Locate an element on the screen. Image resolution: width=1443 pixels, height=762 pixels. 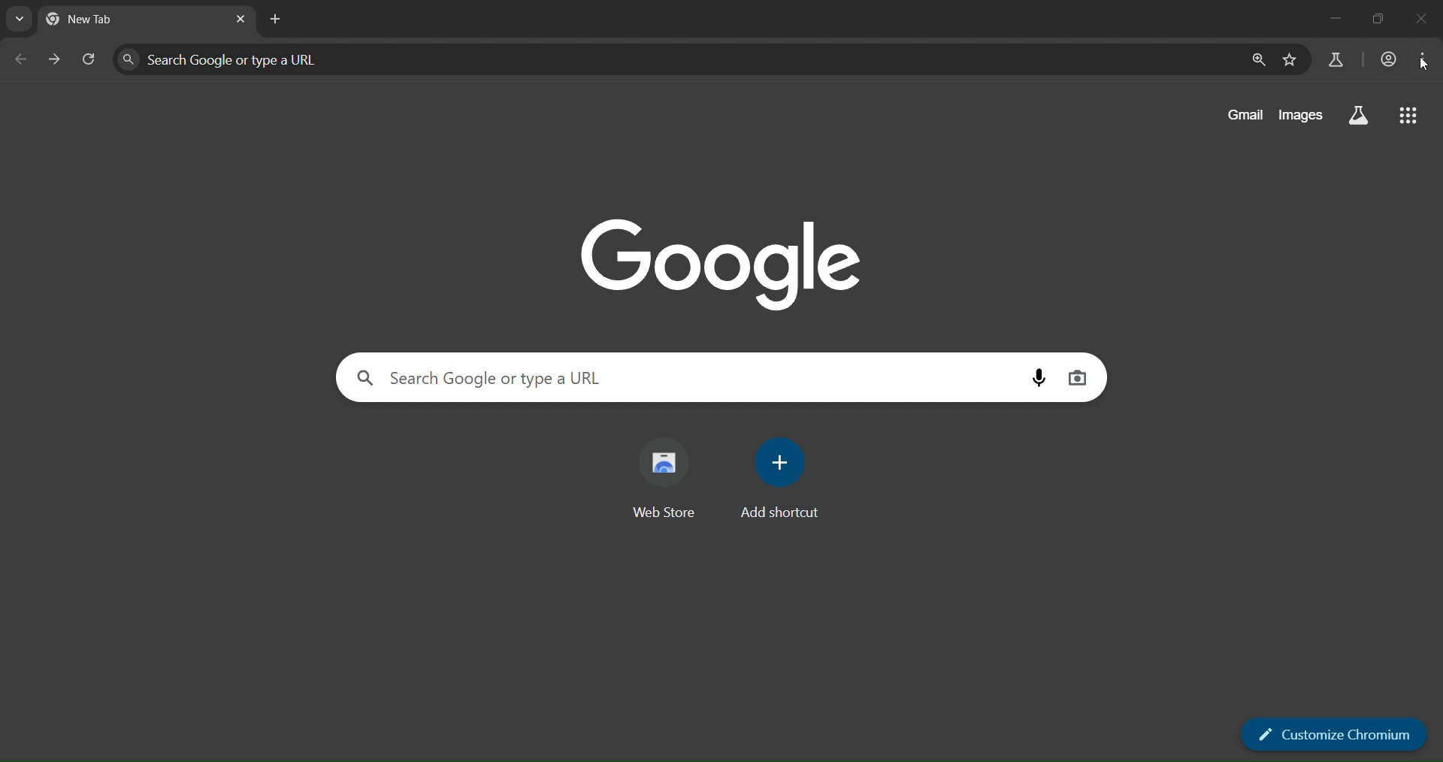
account is located at coordinates (1387, 60).